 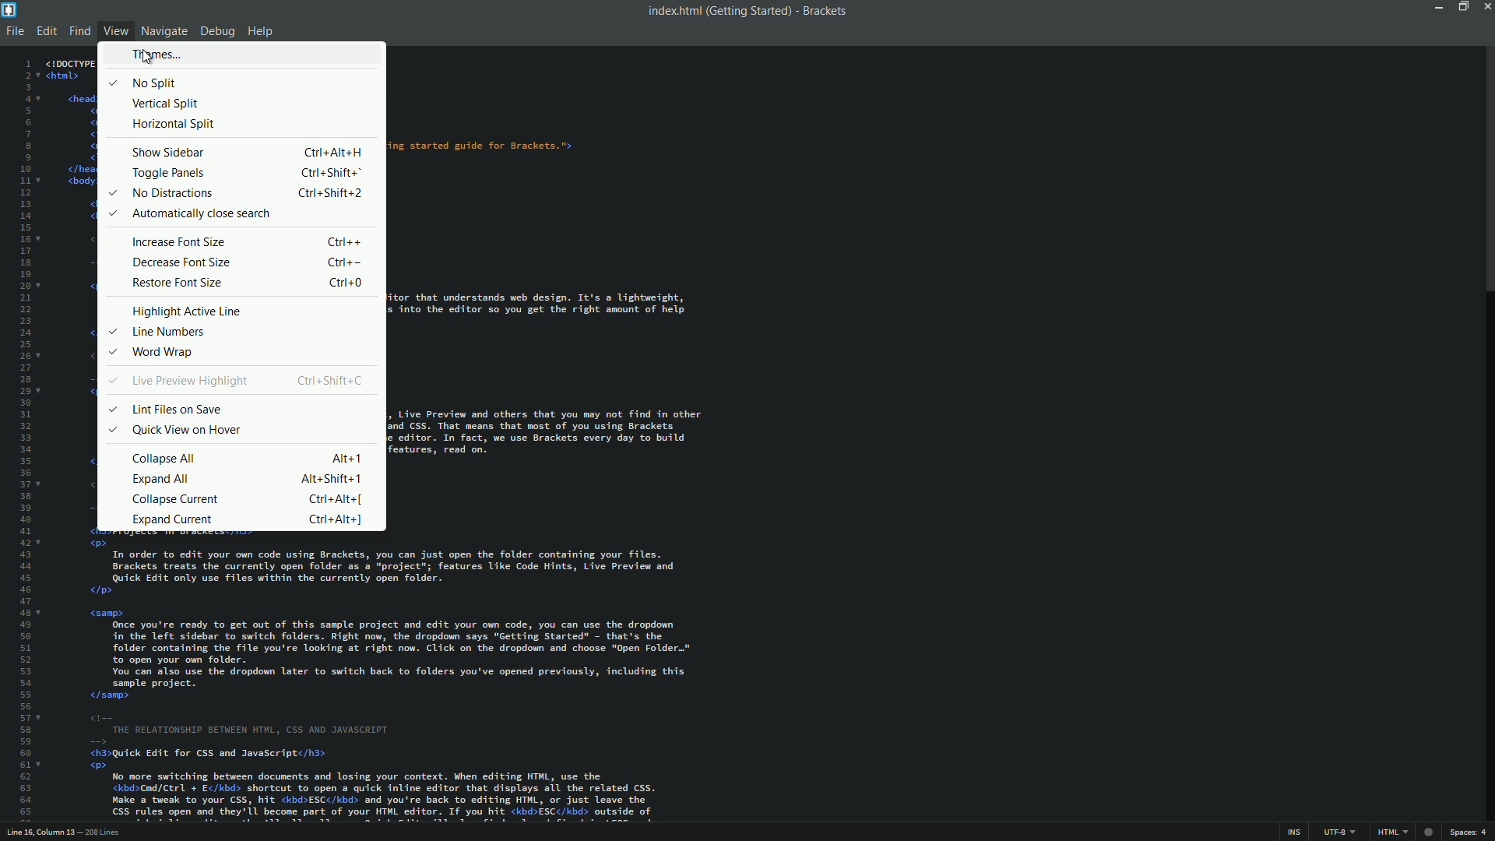 What do you see at coordinates (671, 11) in the screenshot?
I see `file name` at bounding box center [671, 11].